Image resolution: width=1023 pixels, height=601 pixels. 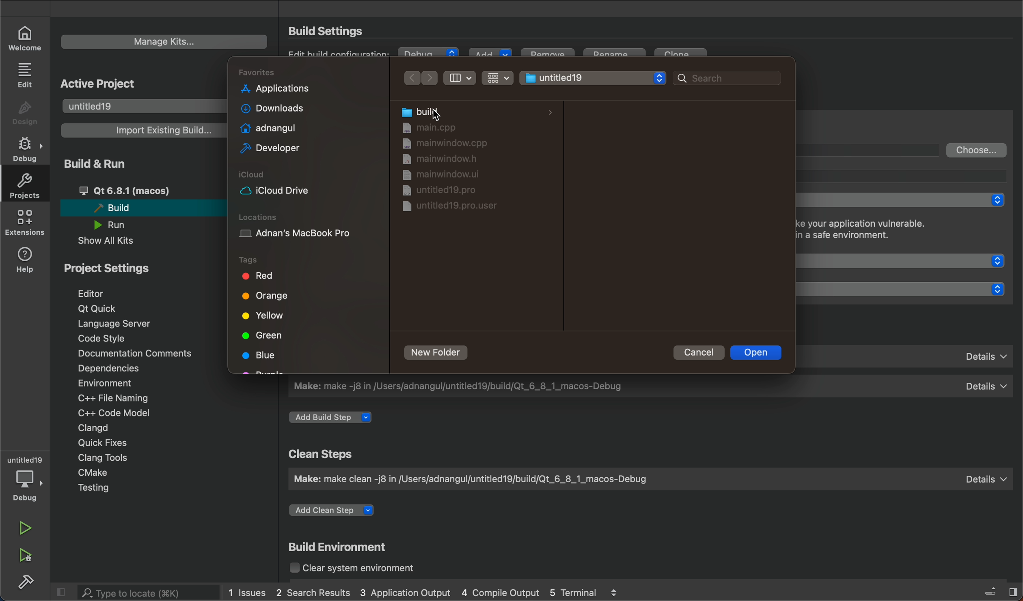 I want to click on file, so click(x=445, y=189).